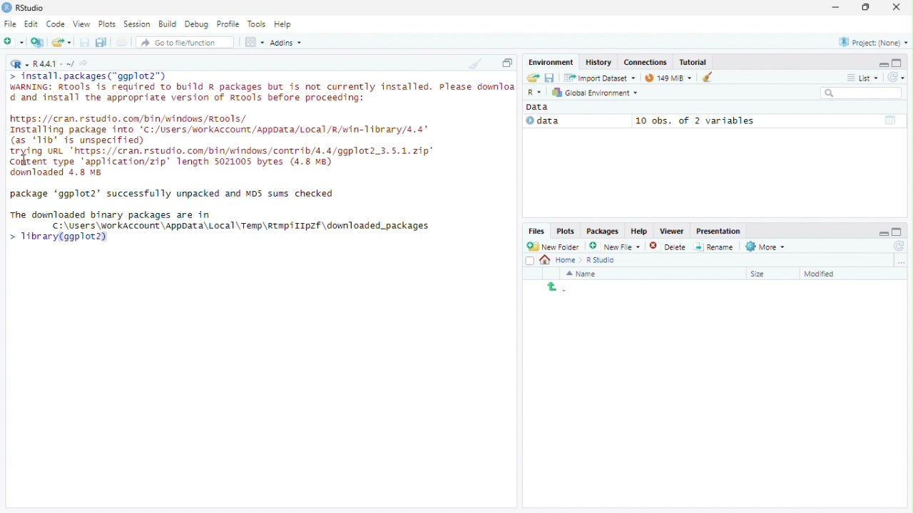  What do you see at coordinates (530, 260) in the screenshot?
I see `Select all` at bounding box center [530, 260].